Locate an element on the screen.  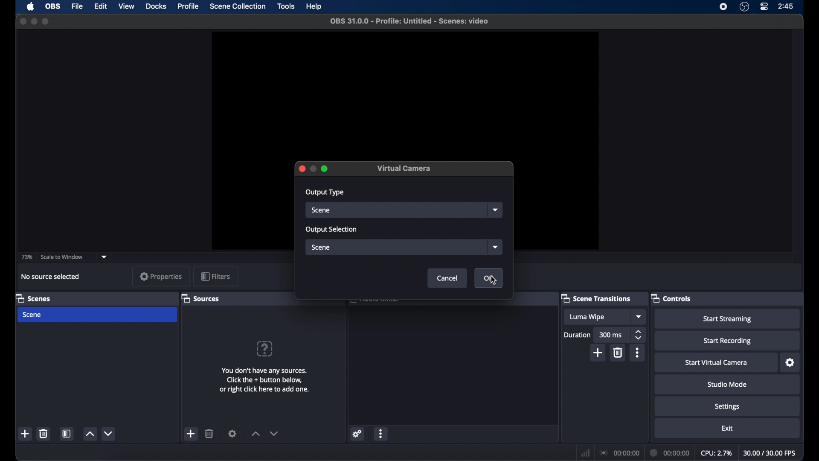
obscure text is located at coordinates (374, 303).